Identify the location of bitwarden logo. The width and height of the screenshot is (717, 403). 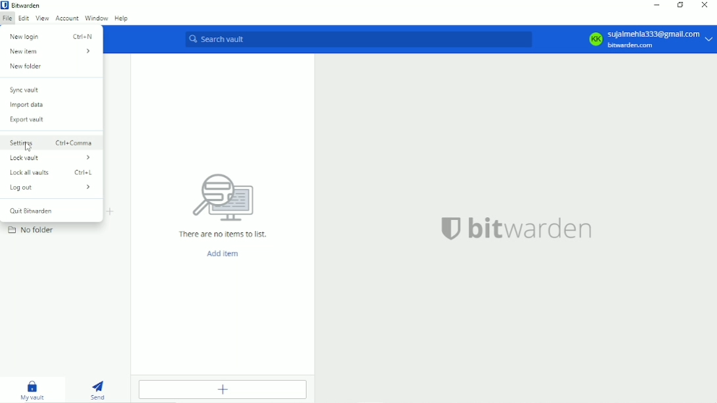
(526, 228).